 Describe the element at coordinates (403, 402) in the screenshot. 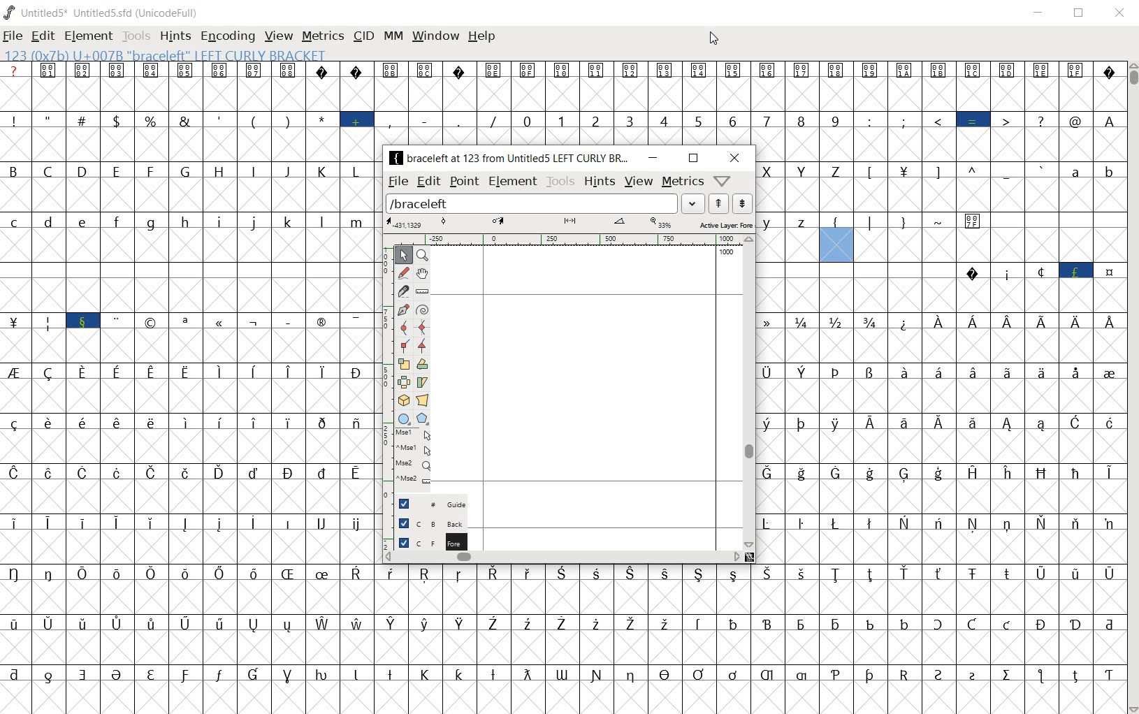

I see `rotate the selection in 3D and project back to plane` at that location.